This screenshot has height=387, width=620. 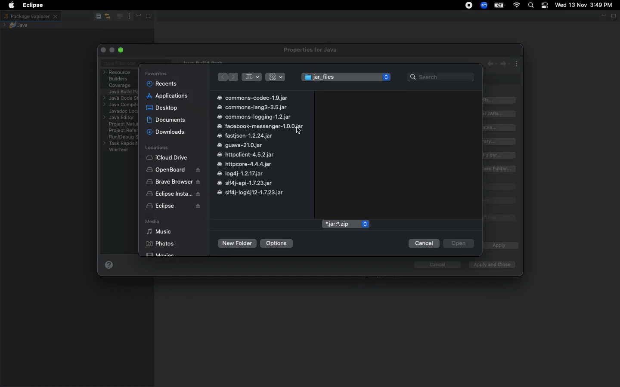 I want to click on Link with editor, so click(x=108, y=16).